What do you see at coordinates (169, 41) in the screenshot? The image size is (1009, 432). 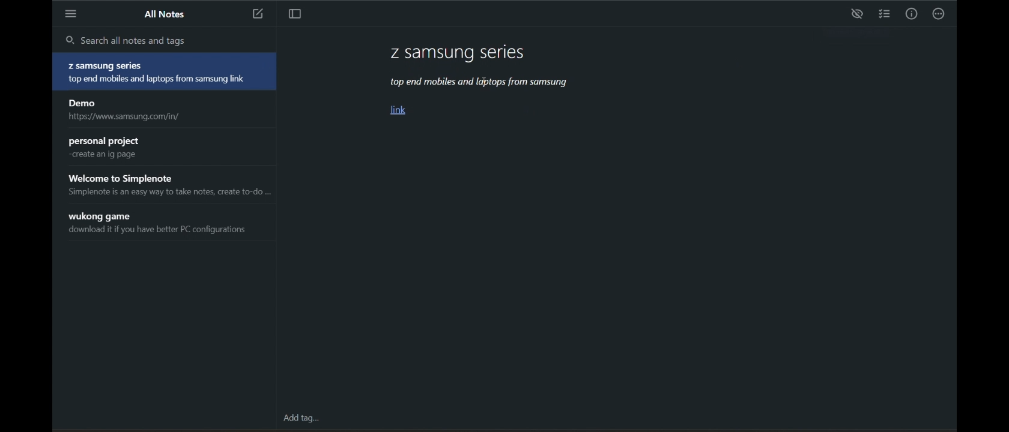 I see `search all notes and tags` at bounding box center [169, 41].